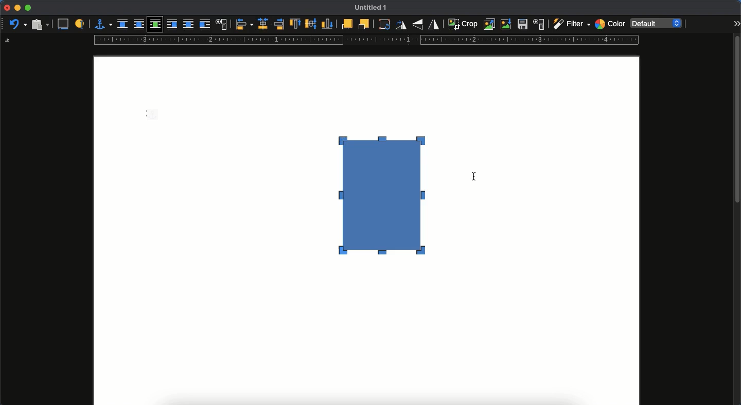  Describe the element at coordinates (523, 26) in the screenshot. I see `save` at that location.